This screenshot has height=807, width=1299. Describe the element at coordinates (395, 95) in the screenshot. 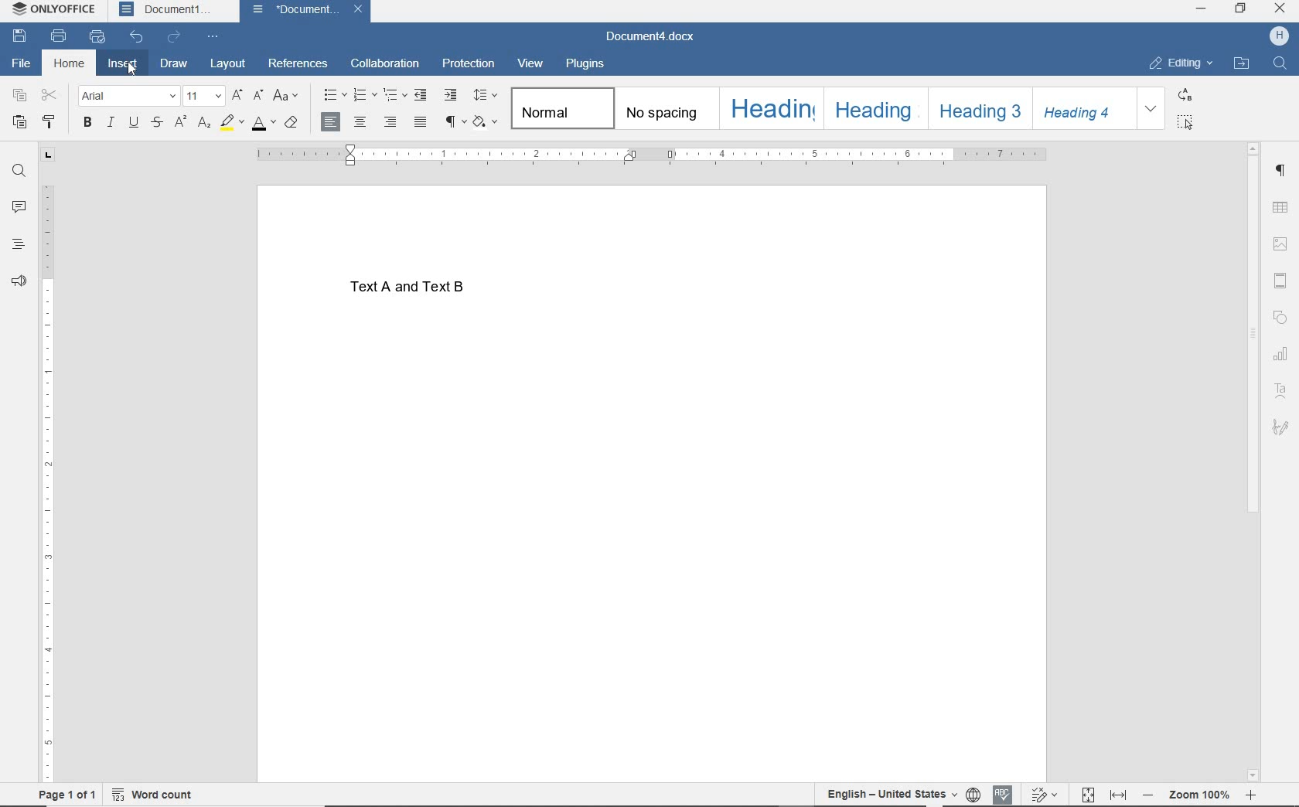

I see `MULTILEVEL LIST` at that location.